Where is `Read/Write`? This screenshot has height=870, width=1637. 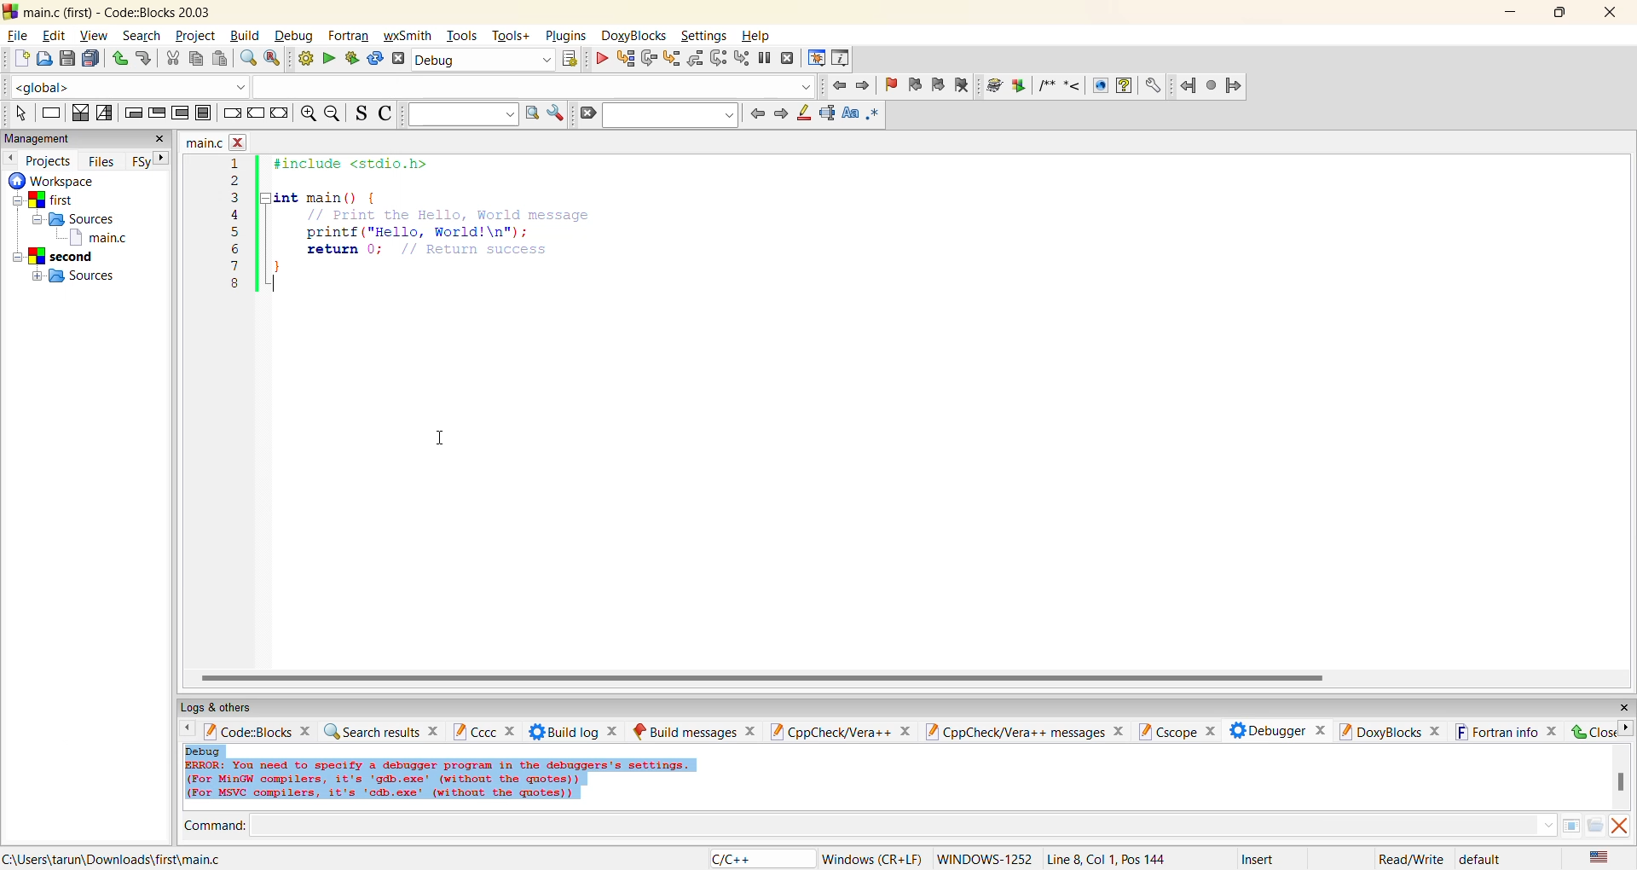
Read/Write is located at coordinates (1411, 860).